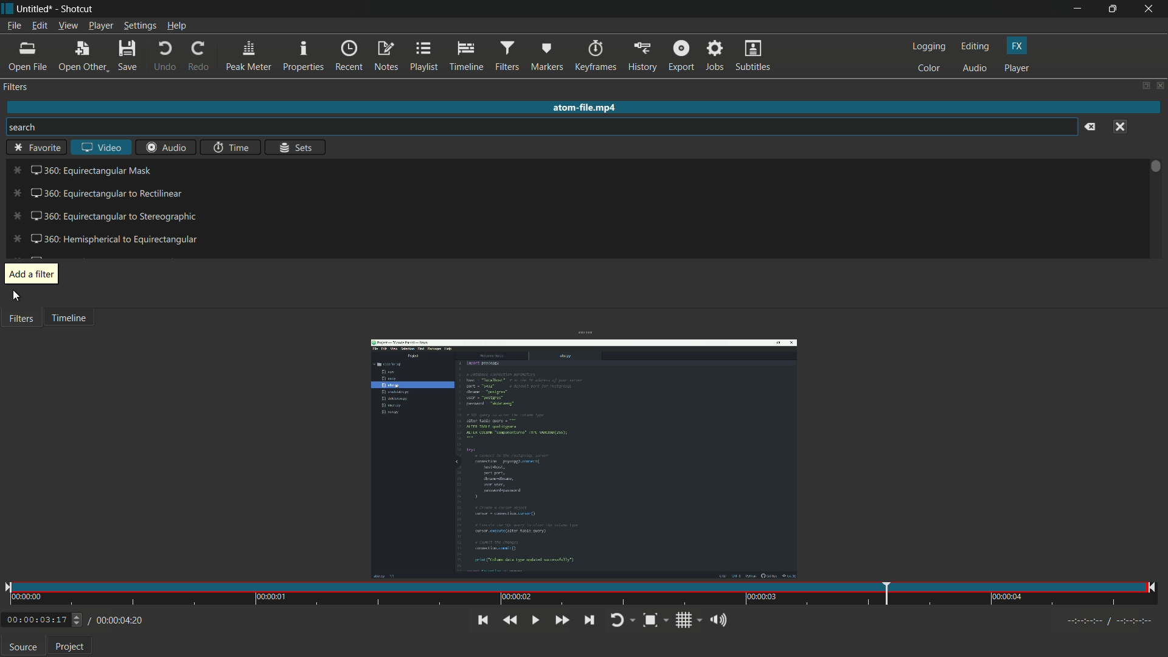 This screenshot has height=657, width=1168. What do you see at coordinates (595, 108) in the screenshot?
I see `atom-file.mp4 (imported video name)` at bounding box center [595, 108].